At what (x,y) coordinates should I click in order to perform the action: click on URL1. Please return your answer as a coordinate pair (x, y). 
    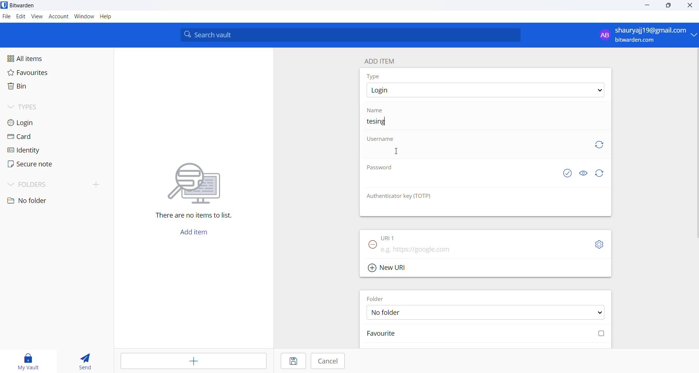
    Looking at the image, I should click on (394, 236).